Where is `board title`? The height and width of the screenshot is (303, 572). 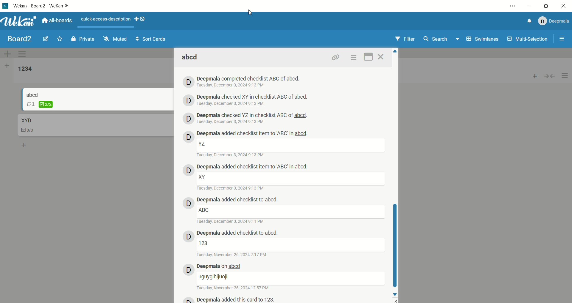 board title is located at coordinates (20, 39).